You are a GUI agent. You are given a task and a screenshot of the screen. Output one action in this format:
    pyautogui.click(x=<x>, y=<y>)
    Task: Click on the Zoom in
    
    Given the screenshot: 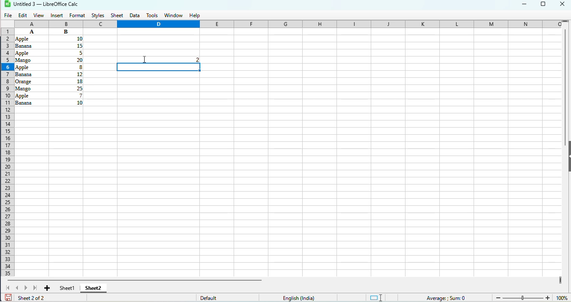 What is the action you would take?
    pyautogui.click(x=547, y=297)
    